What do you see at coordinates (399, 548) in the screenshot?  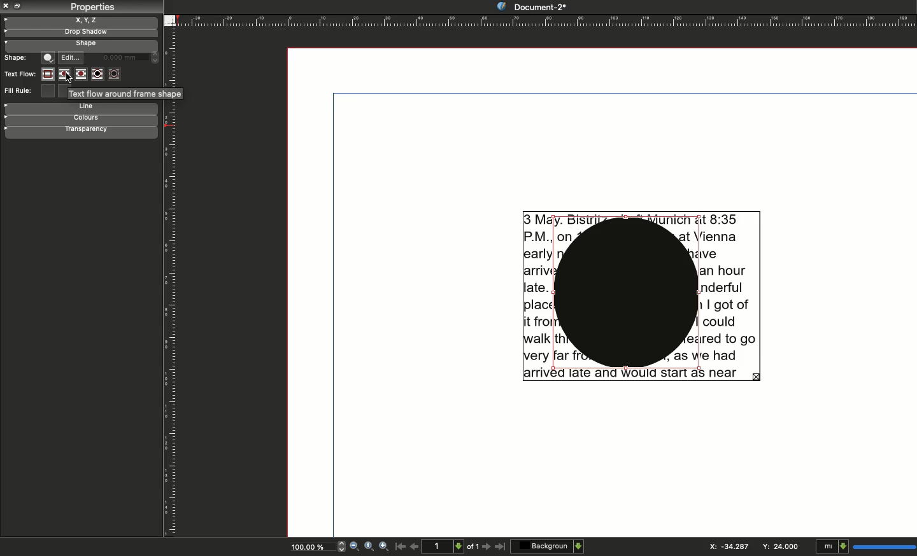 I see `First page` at bounding box center [399, 548].